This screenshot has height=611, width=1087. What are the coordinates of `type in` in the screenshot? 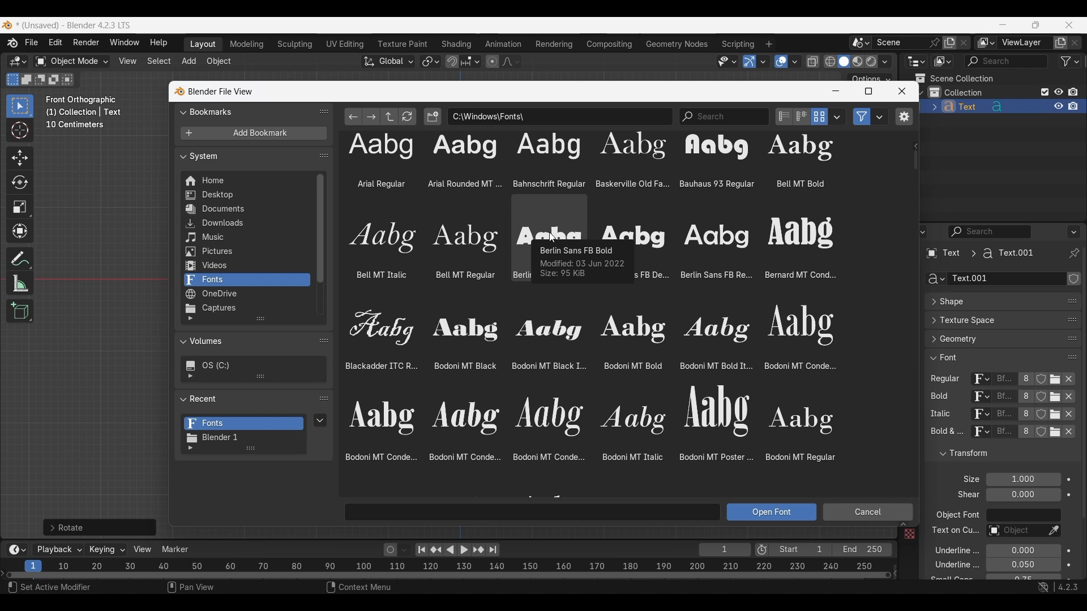 It's located at (533, 511).